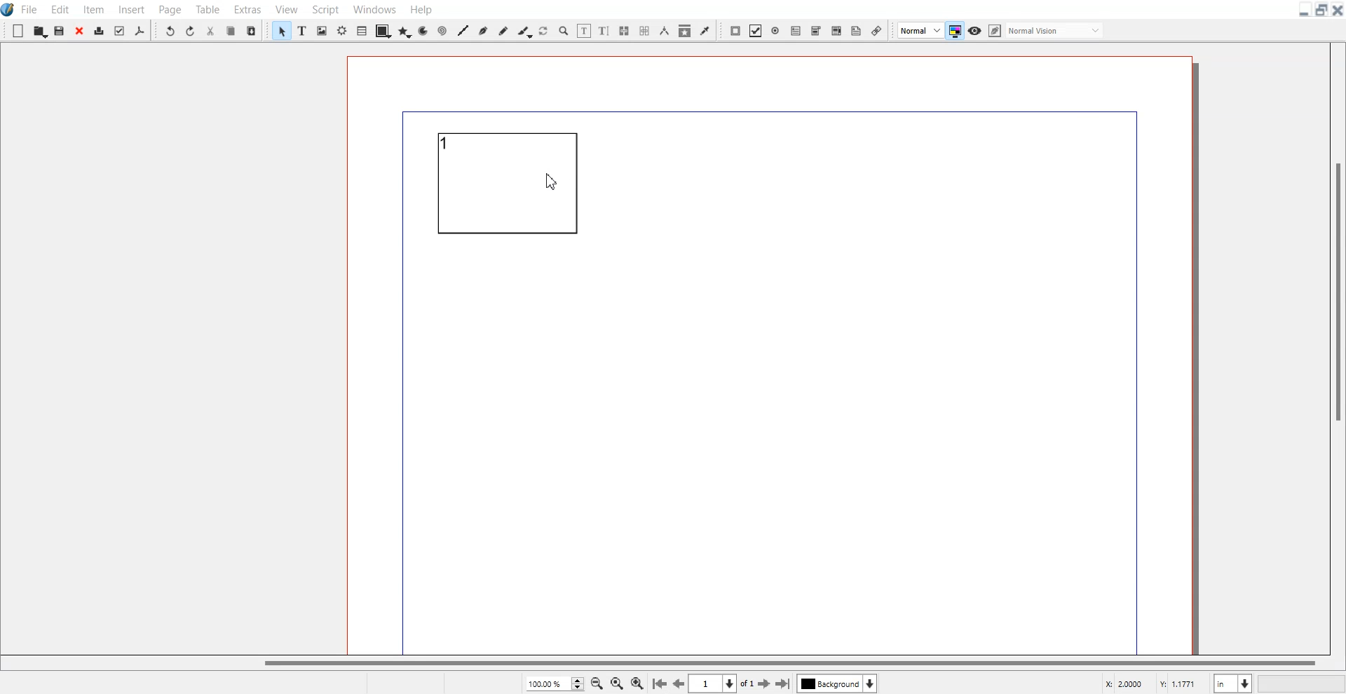 The width and height of the screenshot is (1346, 694). I want to click on Open, so click(40, 31).